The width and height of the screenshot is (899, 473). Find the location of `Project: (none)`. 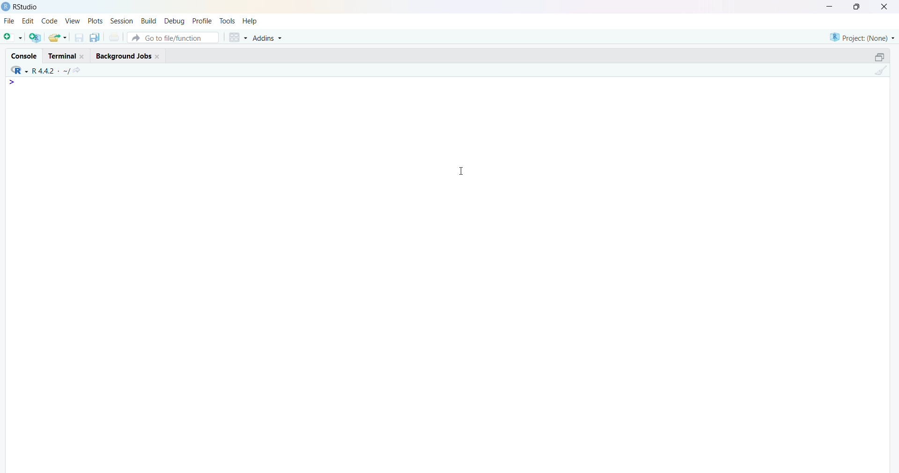

Project: (none) is located at coordinates (862, 38).